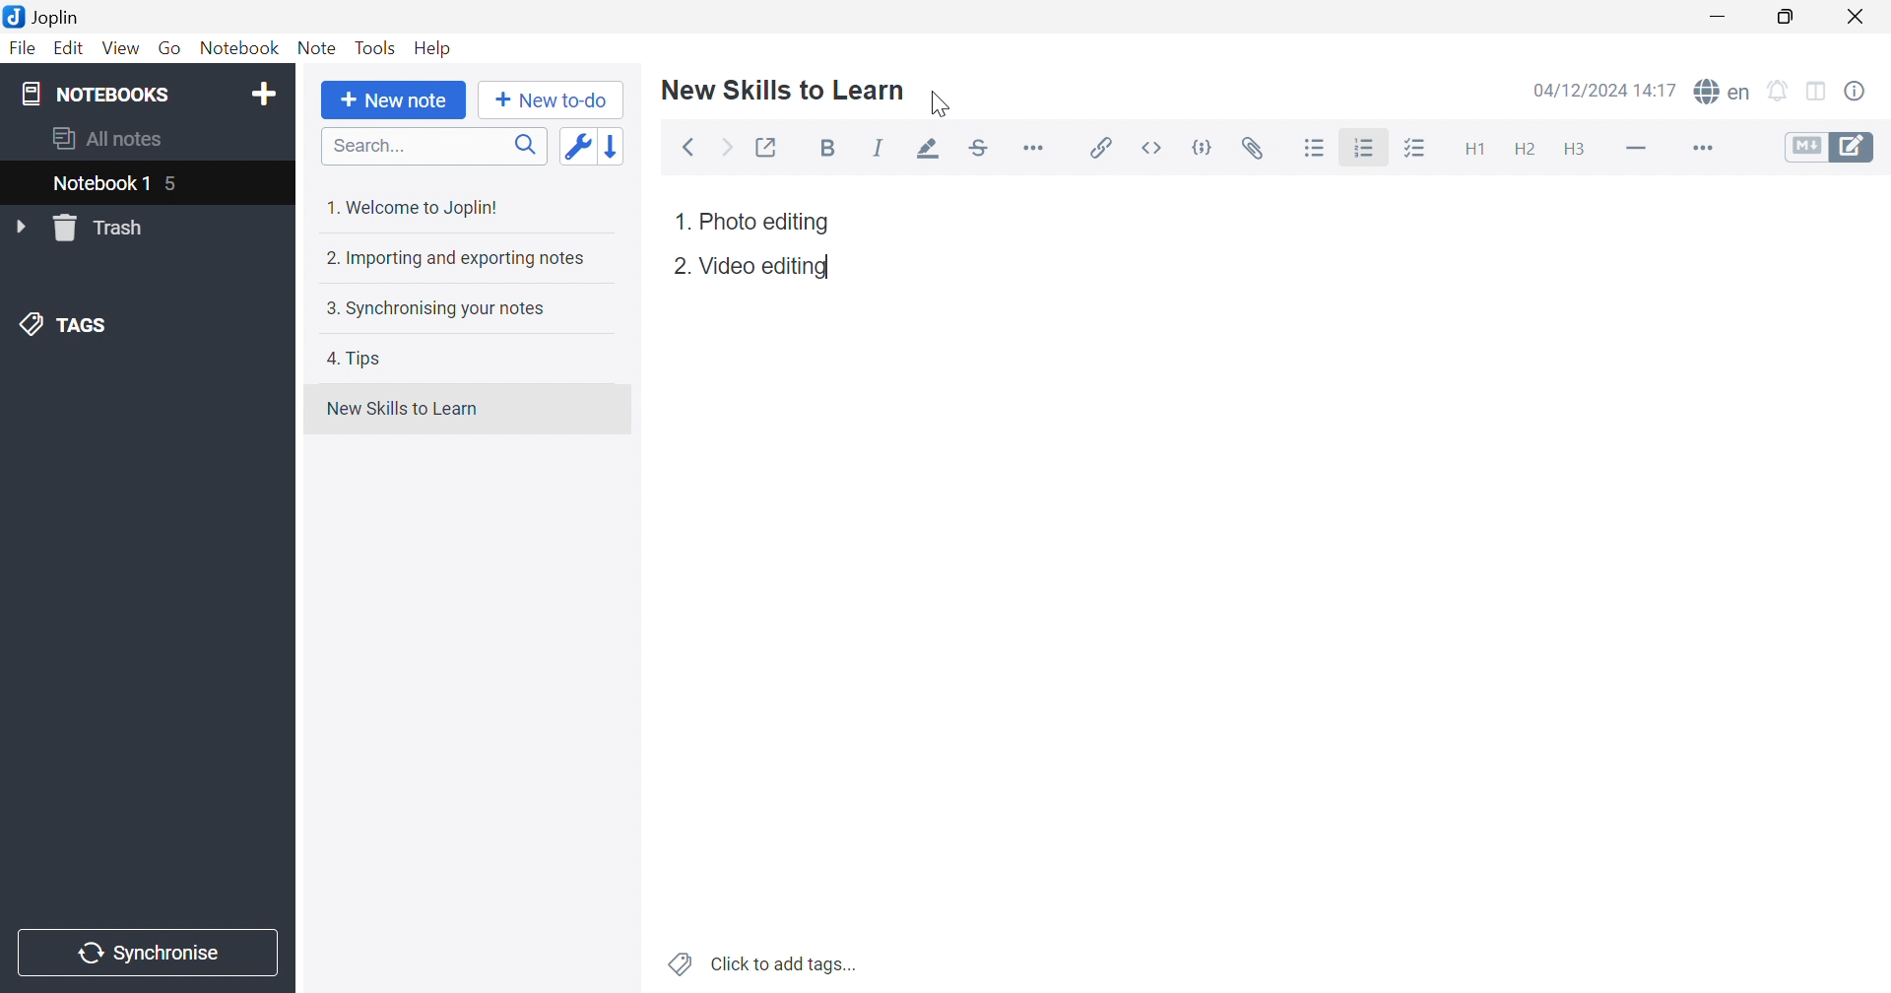 This screenshot has height=993, width=1891. What do you see at coordinates (118, 49) in the screenshot?
I see `View` at bounding box center [118, 49].